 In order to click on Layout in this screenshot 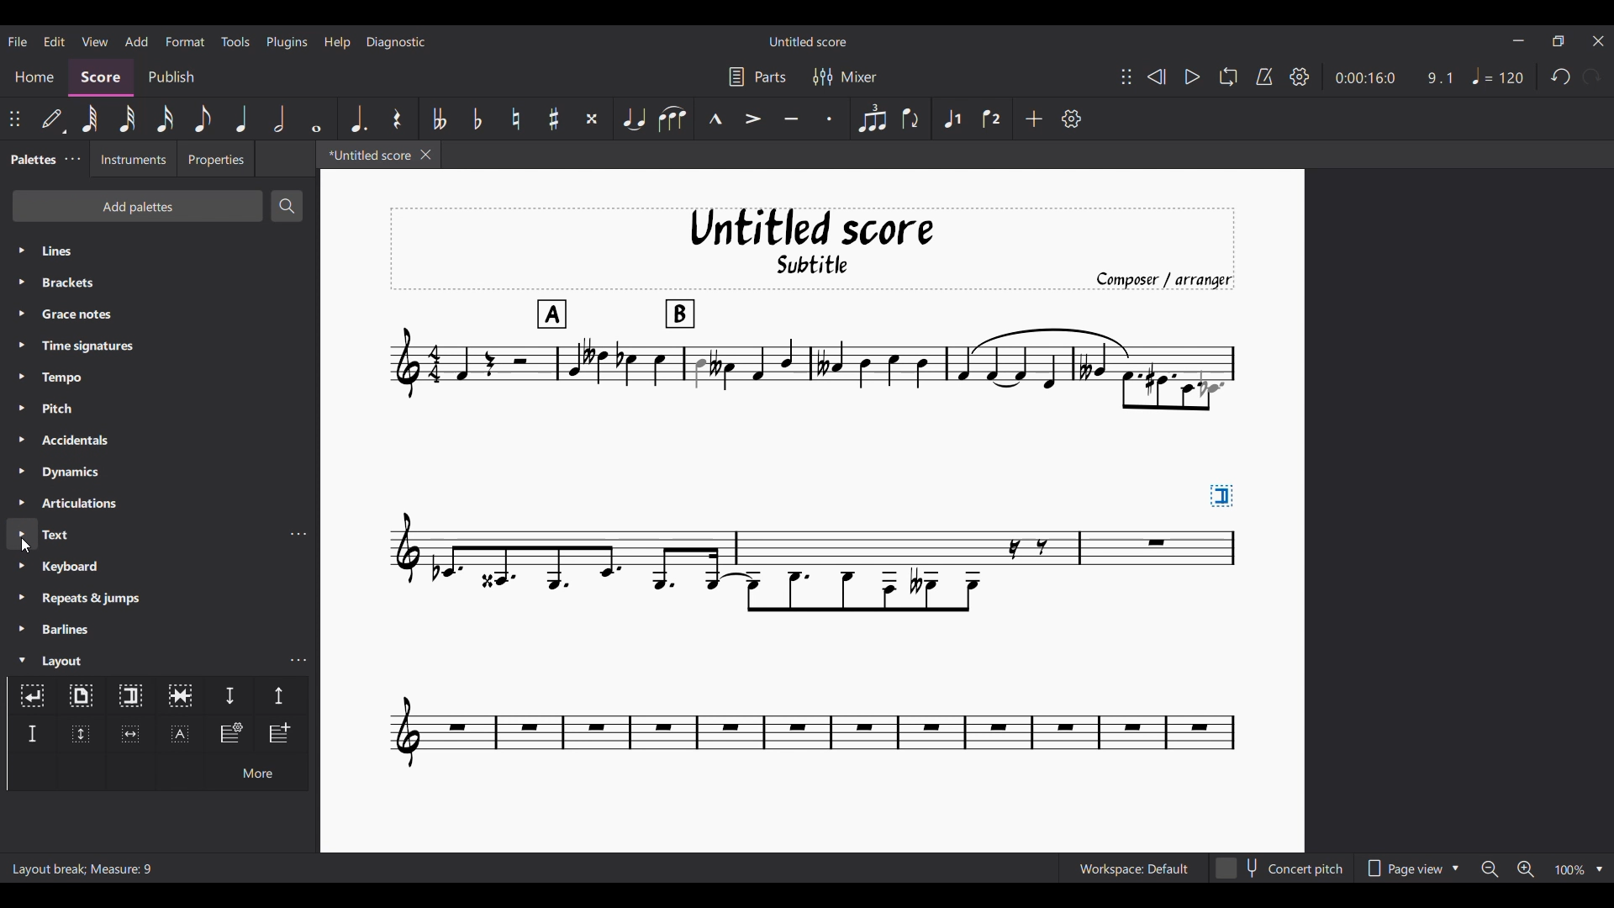, I will do `click(143, 659)`.